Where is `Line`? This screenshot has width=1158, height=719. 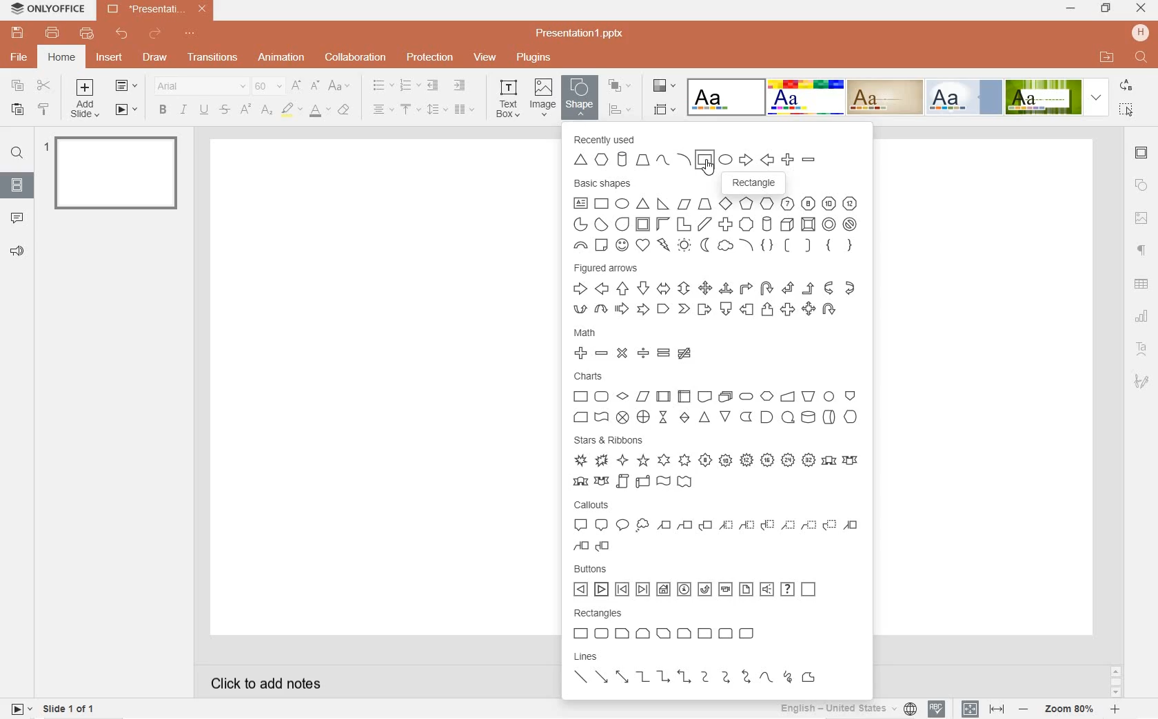 Line is located at coordinates (580, 678).